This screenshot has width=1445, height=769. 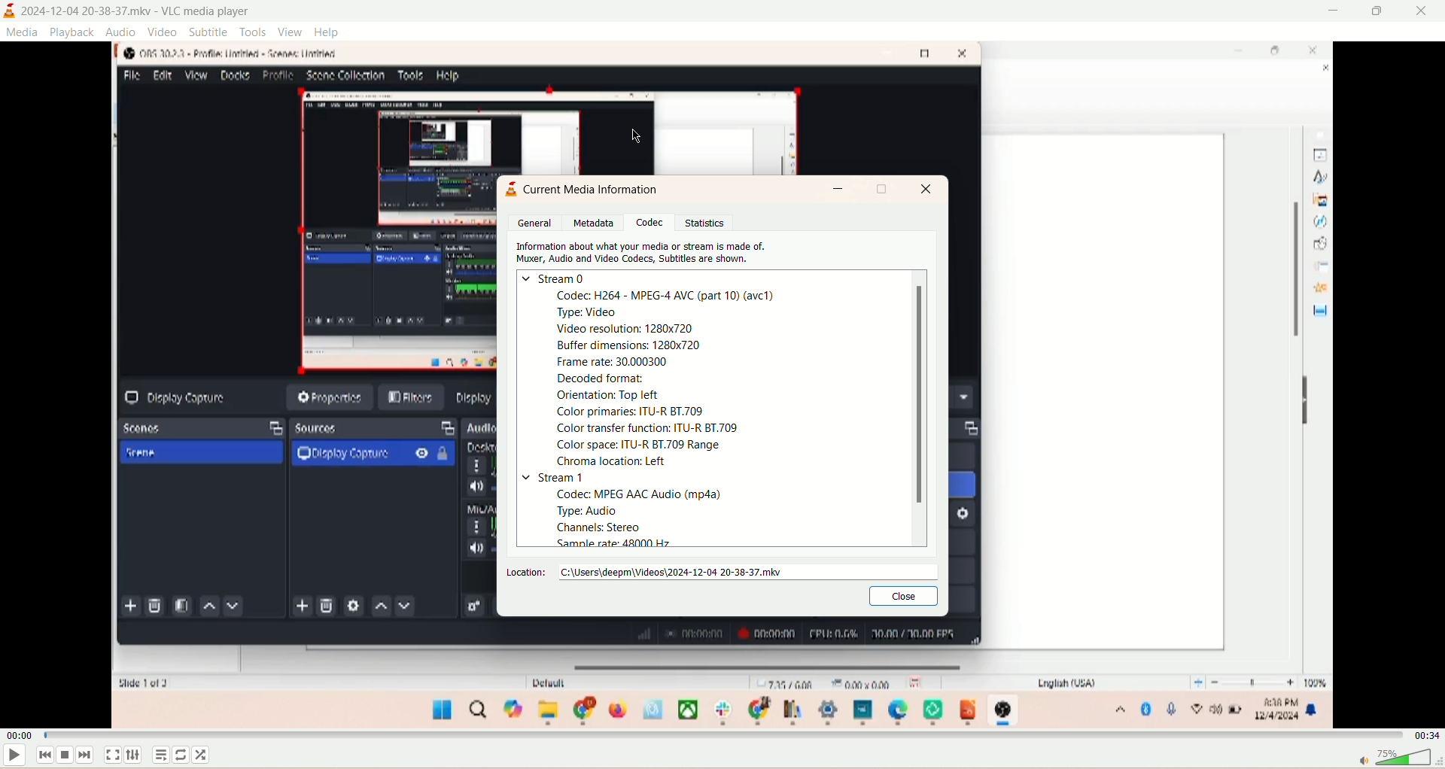 What do you see at coordinates (253, 32) in the screenshot?
I see `tools` at bounding box center [253, 32].